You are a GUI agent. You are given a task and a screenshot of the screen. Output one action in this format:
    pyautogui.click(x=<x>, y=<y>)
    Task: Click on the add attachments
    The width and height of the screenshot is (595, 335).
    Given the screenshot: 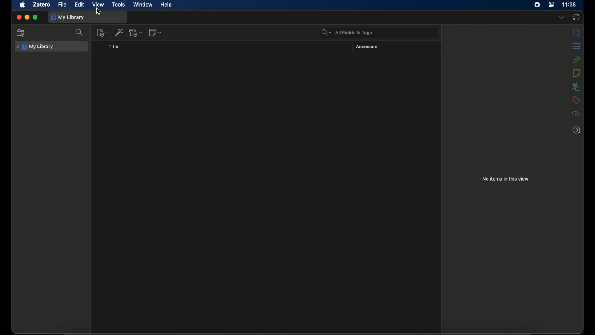 What is the action you would take?
    pyautogui.click(x=136, y=32)
    